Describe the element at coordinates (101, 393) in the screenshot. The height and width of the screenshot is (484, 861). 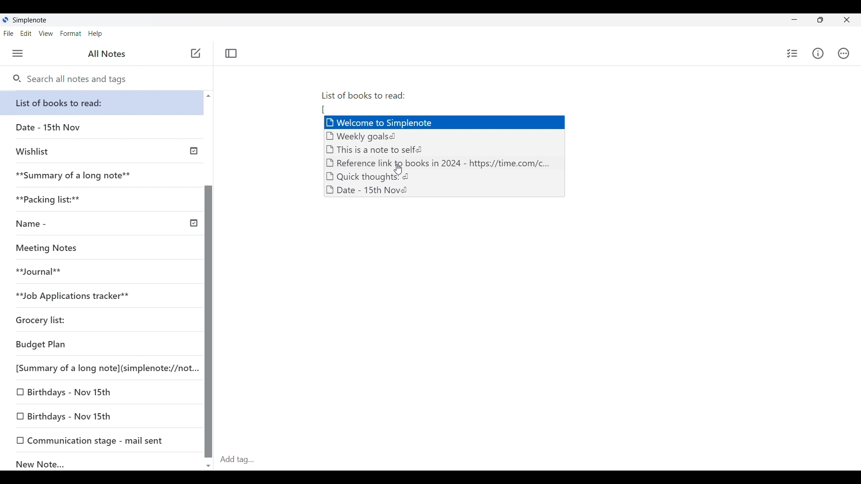
I see `Birthdays - Nov 15th` at that location.